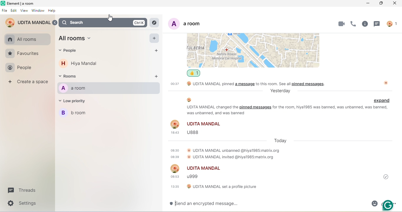 This screenshot has height=212, width=402. I want to click on ~ Low priority, so click(76, 102).